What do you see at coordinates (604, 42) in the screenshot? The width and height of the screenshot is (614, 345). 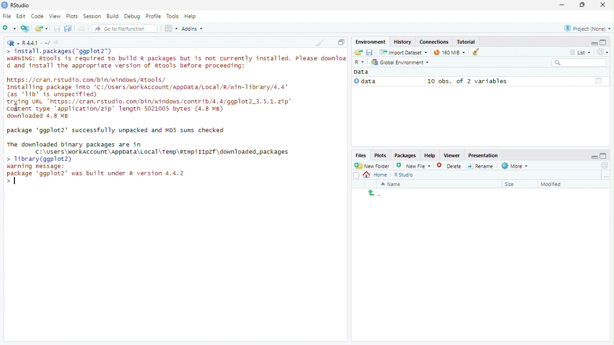 I see `maximize` at bounding box center [604, 42].